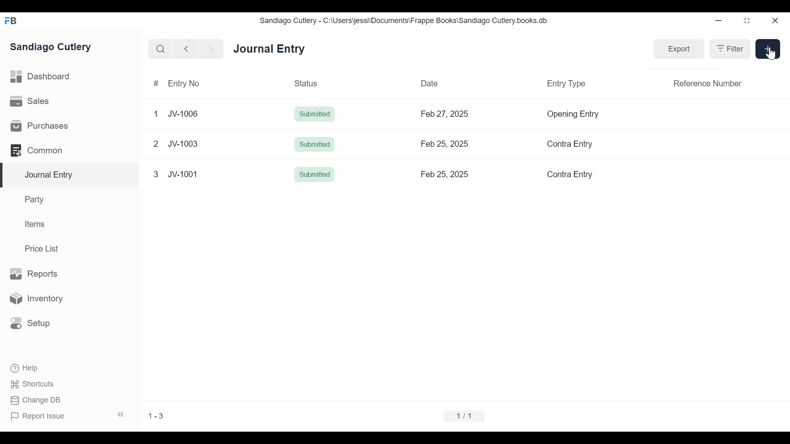 The height and width of the screenshot is (444, 790). What do you see at coordinates (315, 176) in the screenshot?
I see `Submitted` at bounding box center [315, 176].